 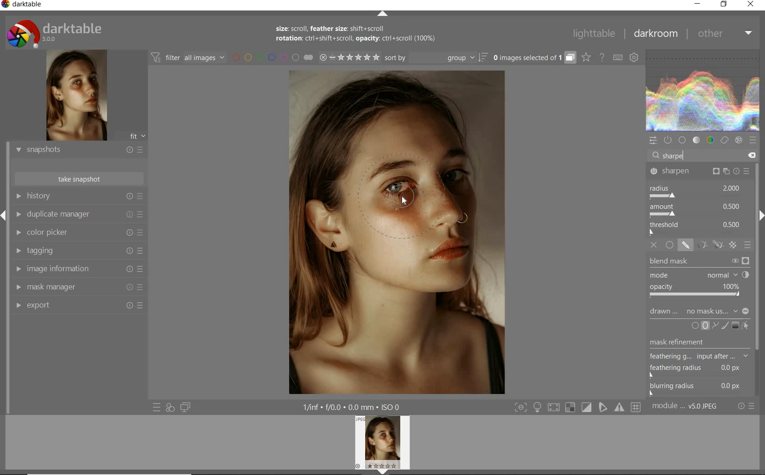 What do you see at coordinates (696, 228) in the screenshot?
I see `THRESHOLD` at bounding box center [696, 228].